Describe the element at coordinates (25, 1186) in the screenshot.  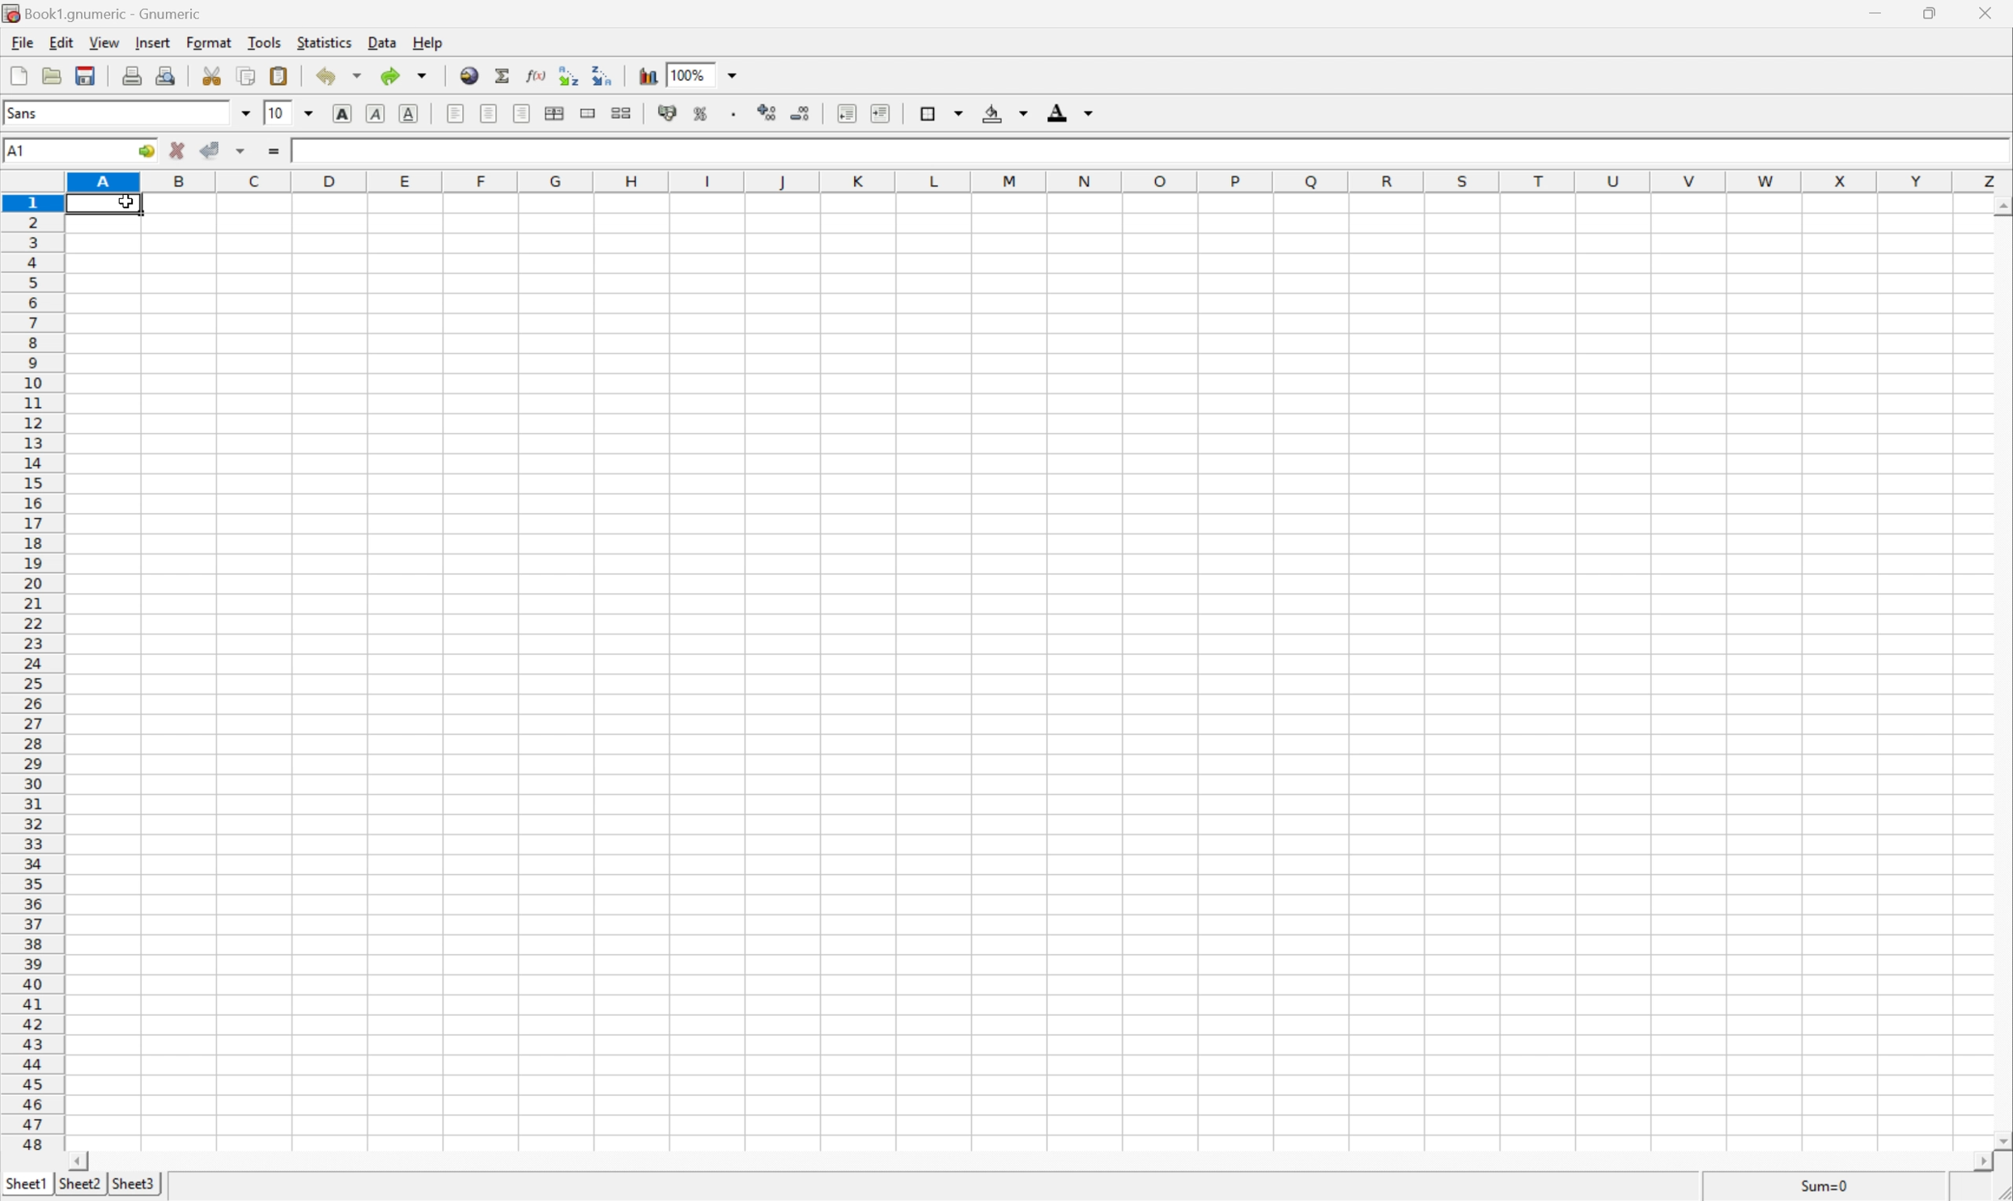
I see `sheet1` at that location.